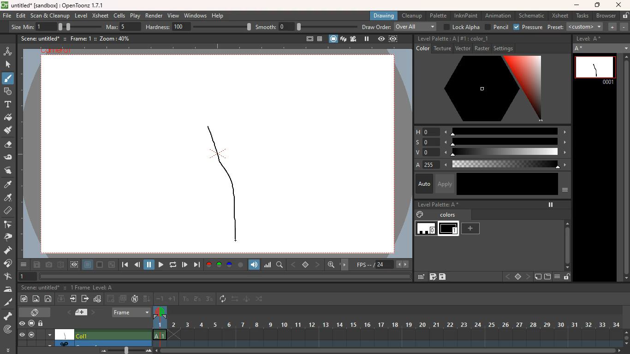 This screenshot has width=630, height=354. I want to click on line, so click(223, 183).